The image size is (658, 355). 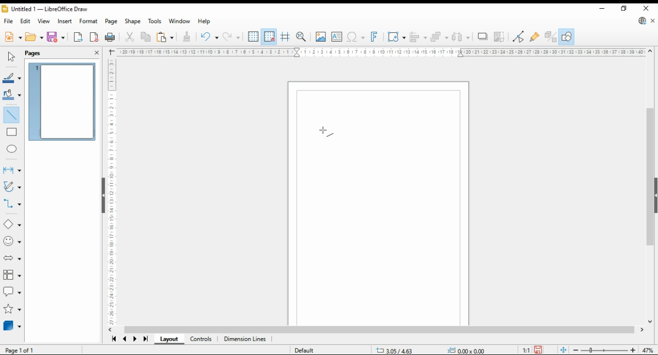 What do you see at coordinates (114, 340) in the screenshot?
I see `first page` at bounding box center [114, 340].